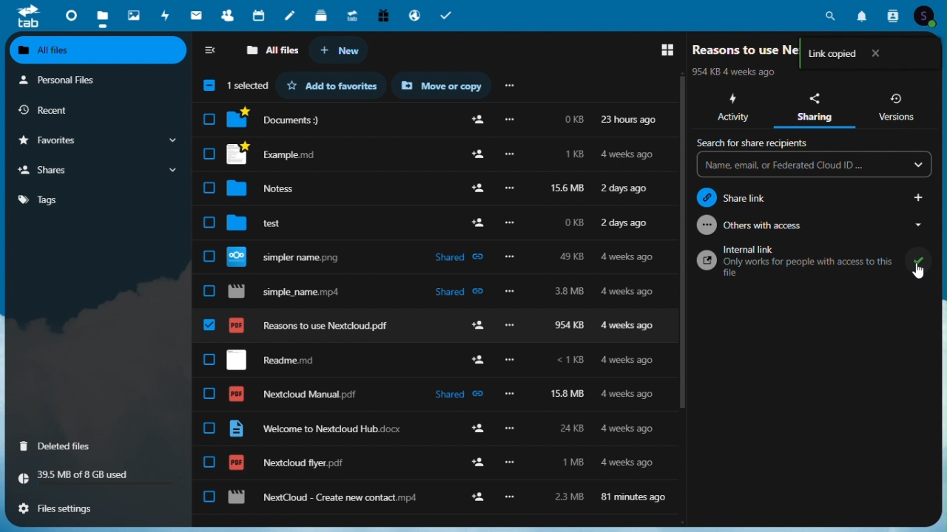  Describe the element at coordinates (212, 120) in the screenshot. I see `check box` at that location.